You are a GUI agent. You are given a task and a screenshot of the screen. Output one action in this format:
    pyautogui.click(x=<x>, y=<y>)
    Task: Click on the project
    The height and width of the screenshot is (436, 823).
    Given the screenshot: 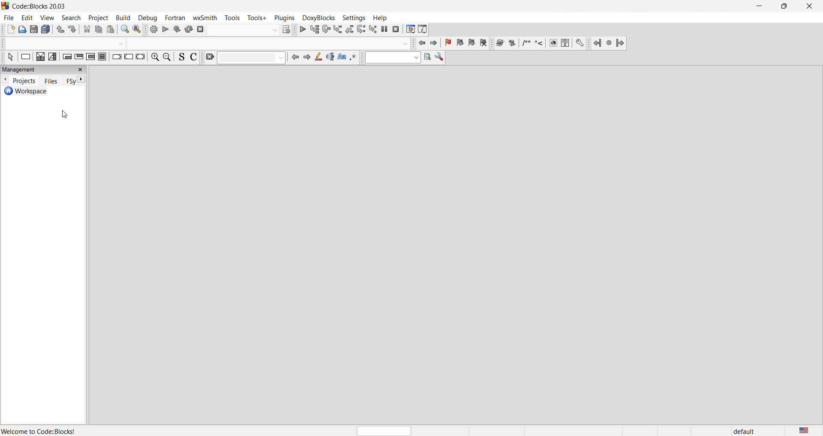 What is the action you would take?
    pyautogui.click(x=99, y=18)
    